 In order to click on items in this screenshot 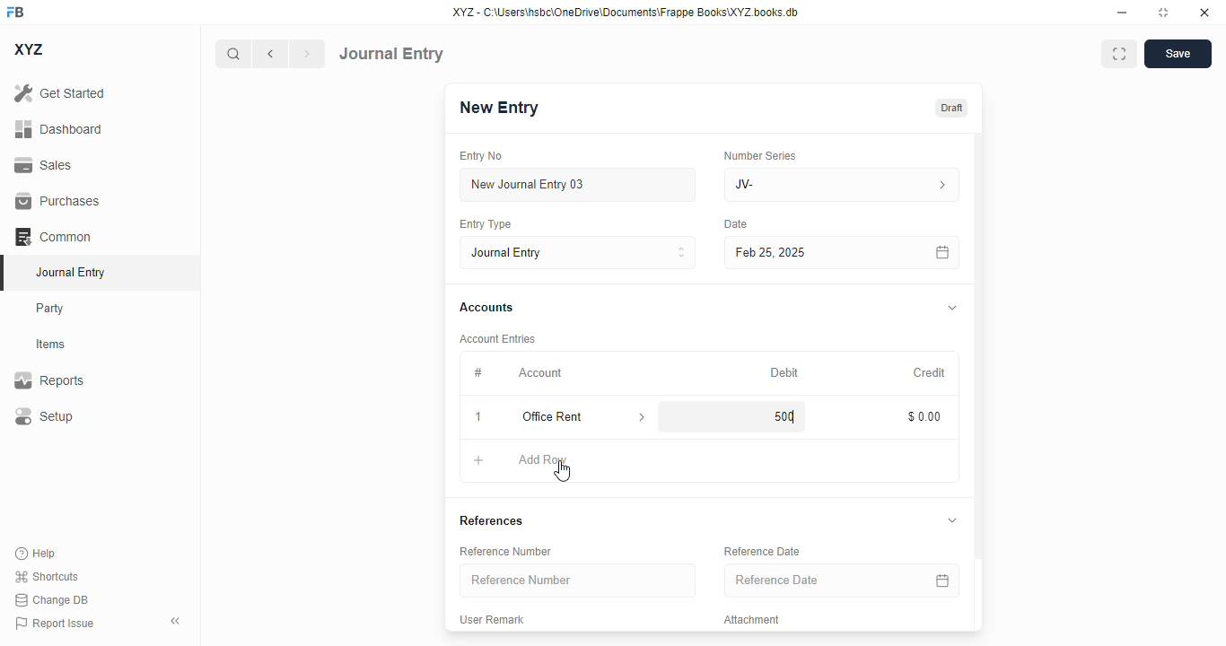, I will do `click(51, 345)`.